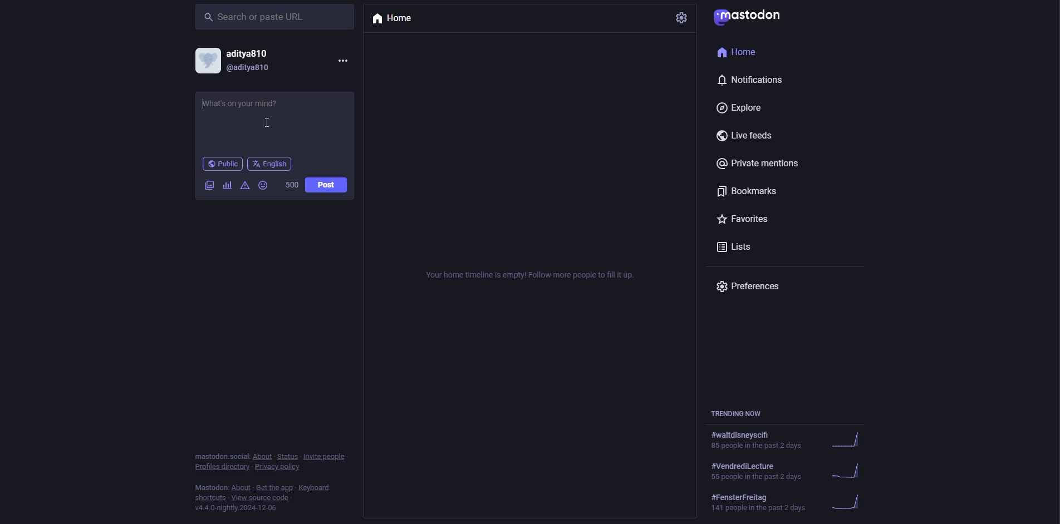 This screenshot has height=524, width=1060. I want to click on trending now, so click(794, 441).